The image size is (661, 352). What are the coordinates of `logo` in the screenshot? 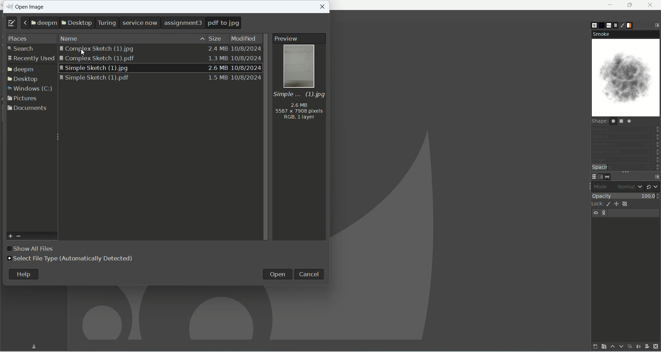 It's located at (9, 7).